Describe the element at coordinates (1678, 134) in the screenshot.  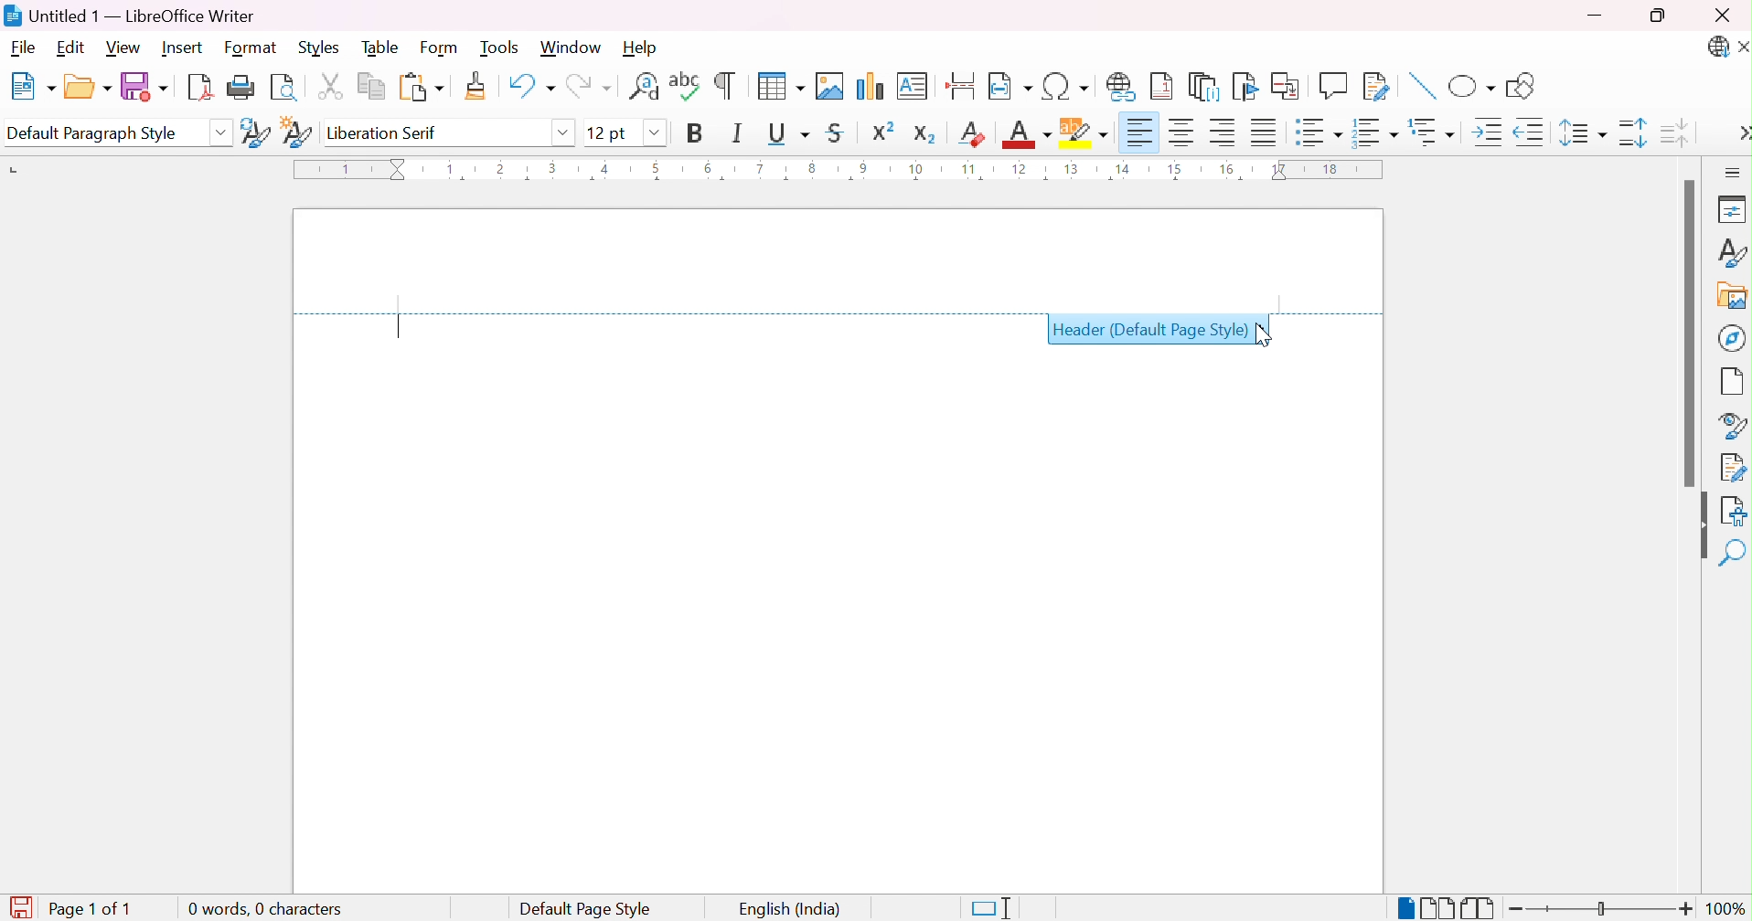
I see `Decrease paragraph spacing` at that location.